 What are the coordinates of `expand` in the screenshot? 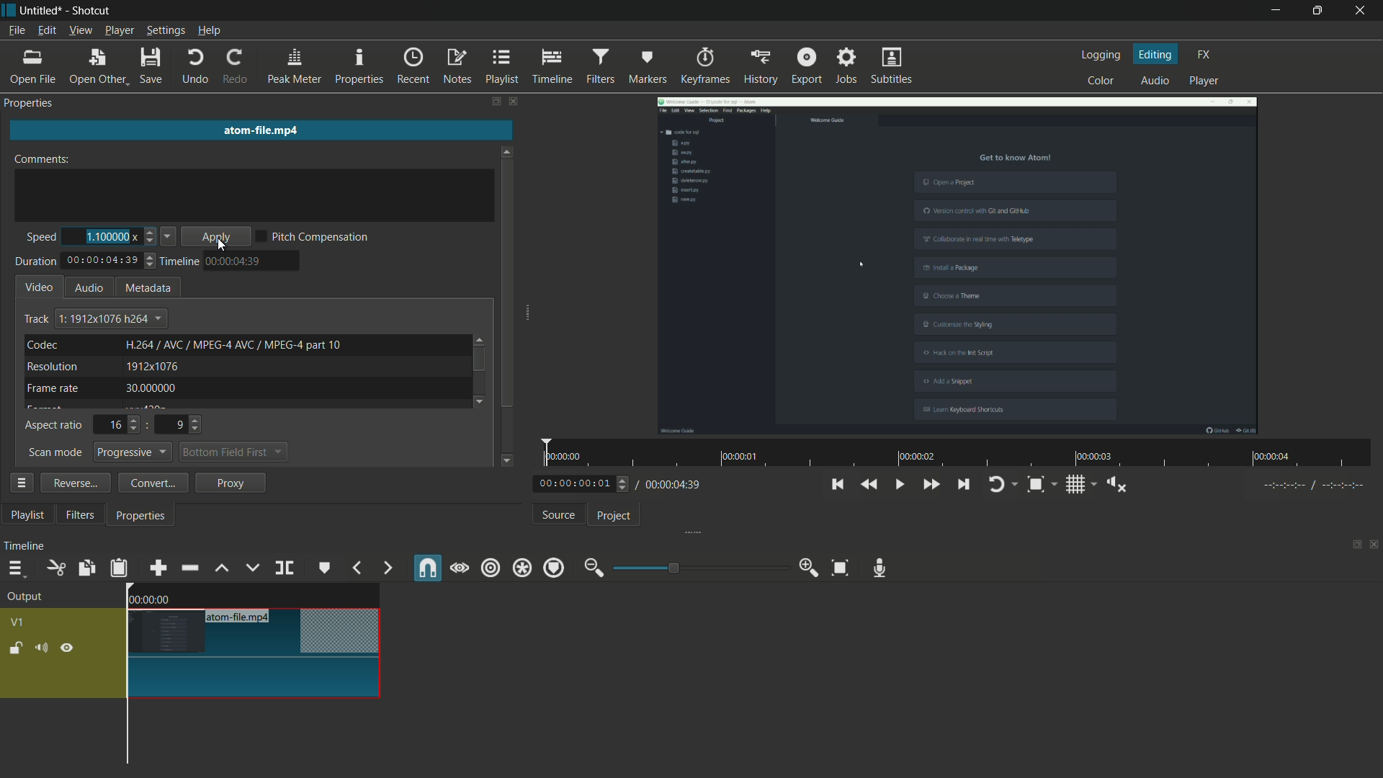 It's located at (688, 534).